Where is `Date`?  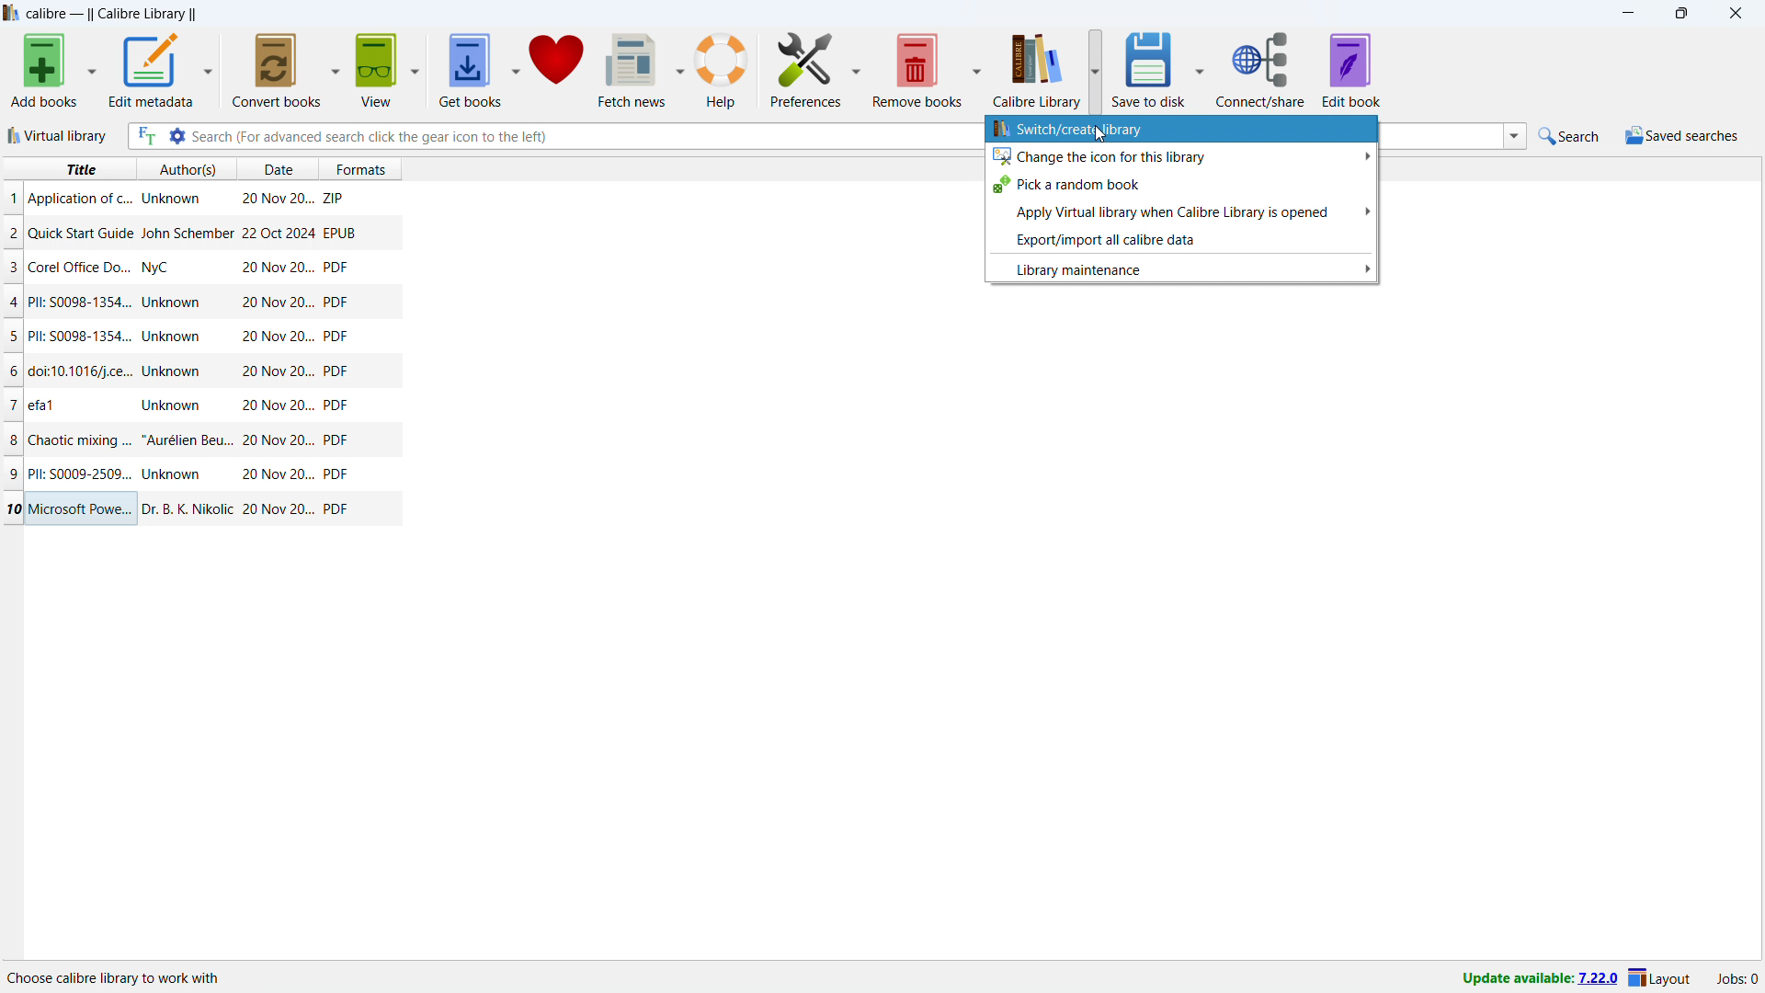
Date is located at coordinates (275, 474).